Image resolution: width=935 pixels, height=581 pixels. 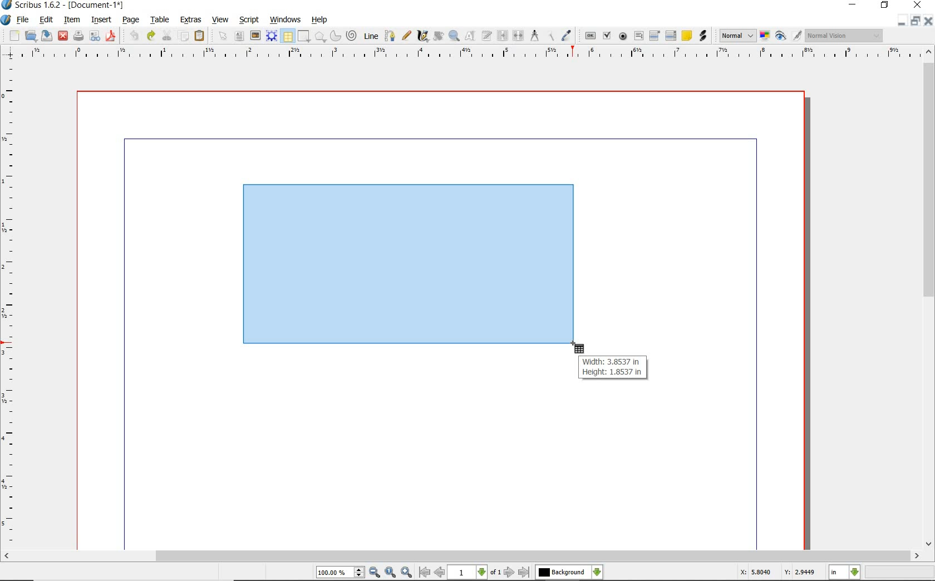 I want to click on freehand line, so click(x=407, y=36).